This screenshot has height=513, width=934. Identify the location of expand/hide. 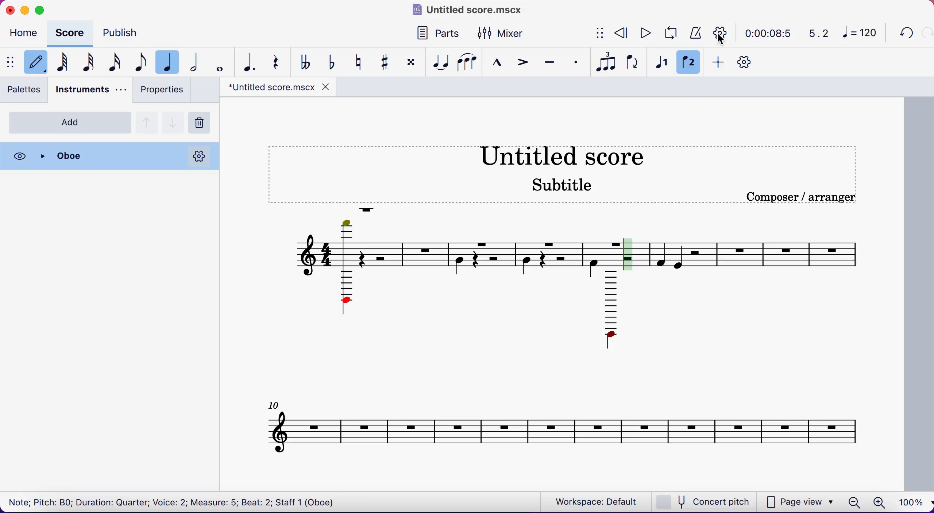
(601, 34).